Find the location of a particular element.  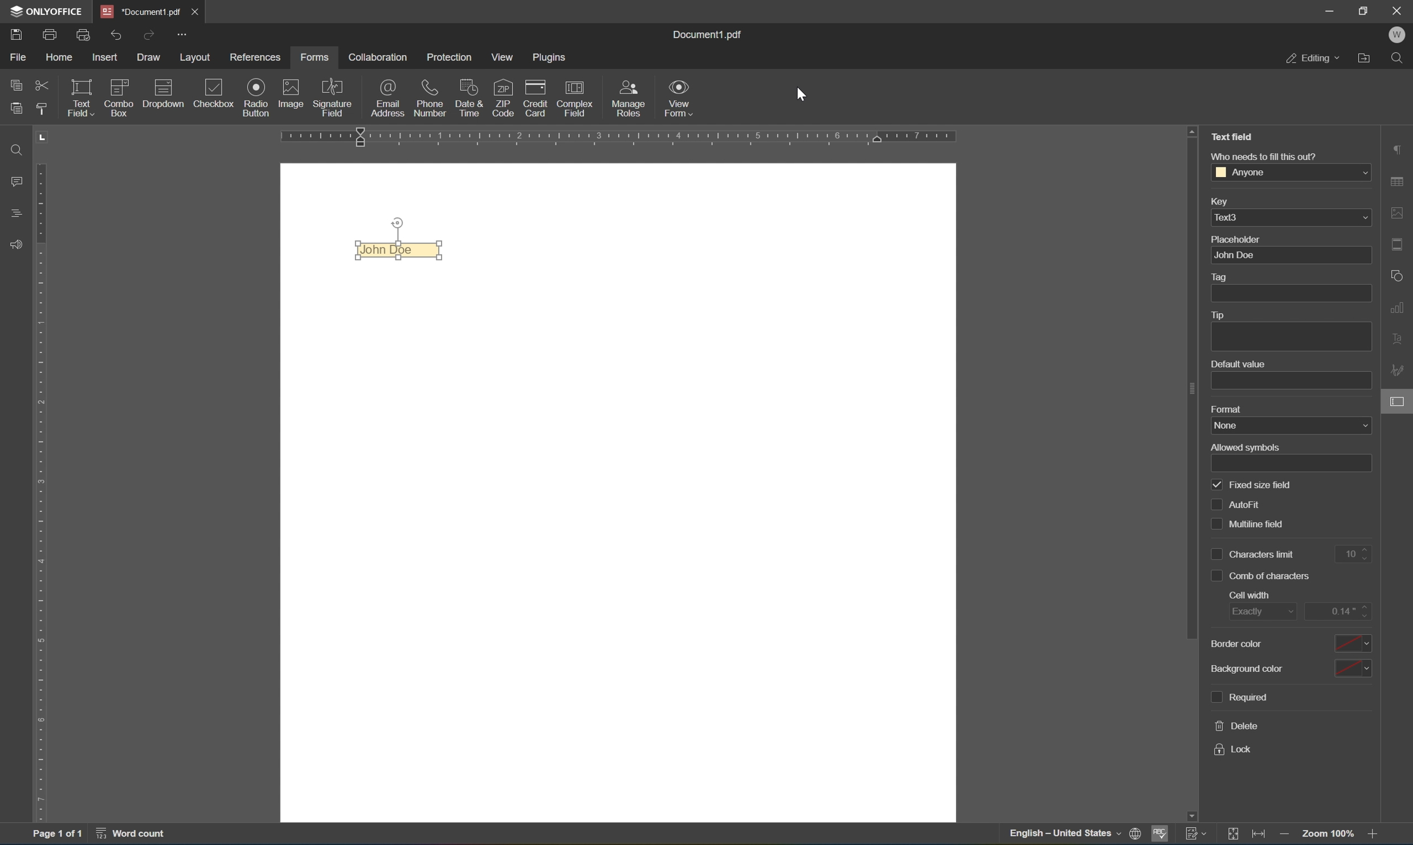

credit card is located at coordinates (536, 97).